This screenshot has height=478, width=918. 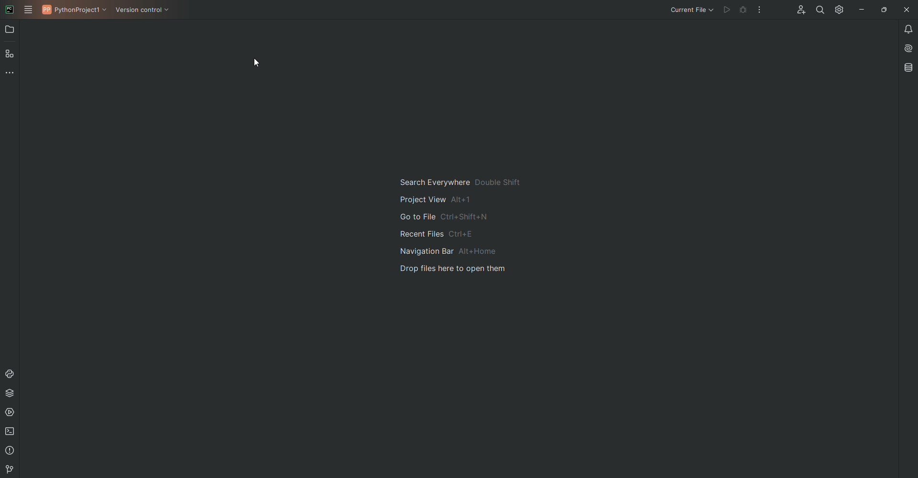 What do you see at coordinates (13, 469) in the screenshot?
I see `Version Control` at bounding box center [13, 469].